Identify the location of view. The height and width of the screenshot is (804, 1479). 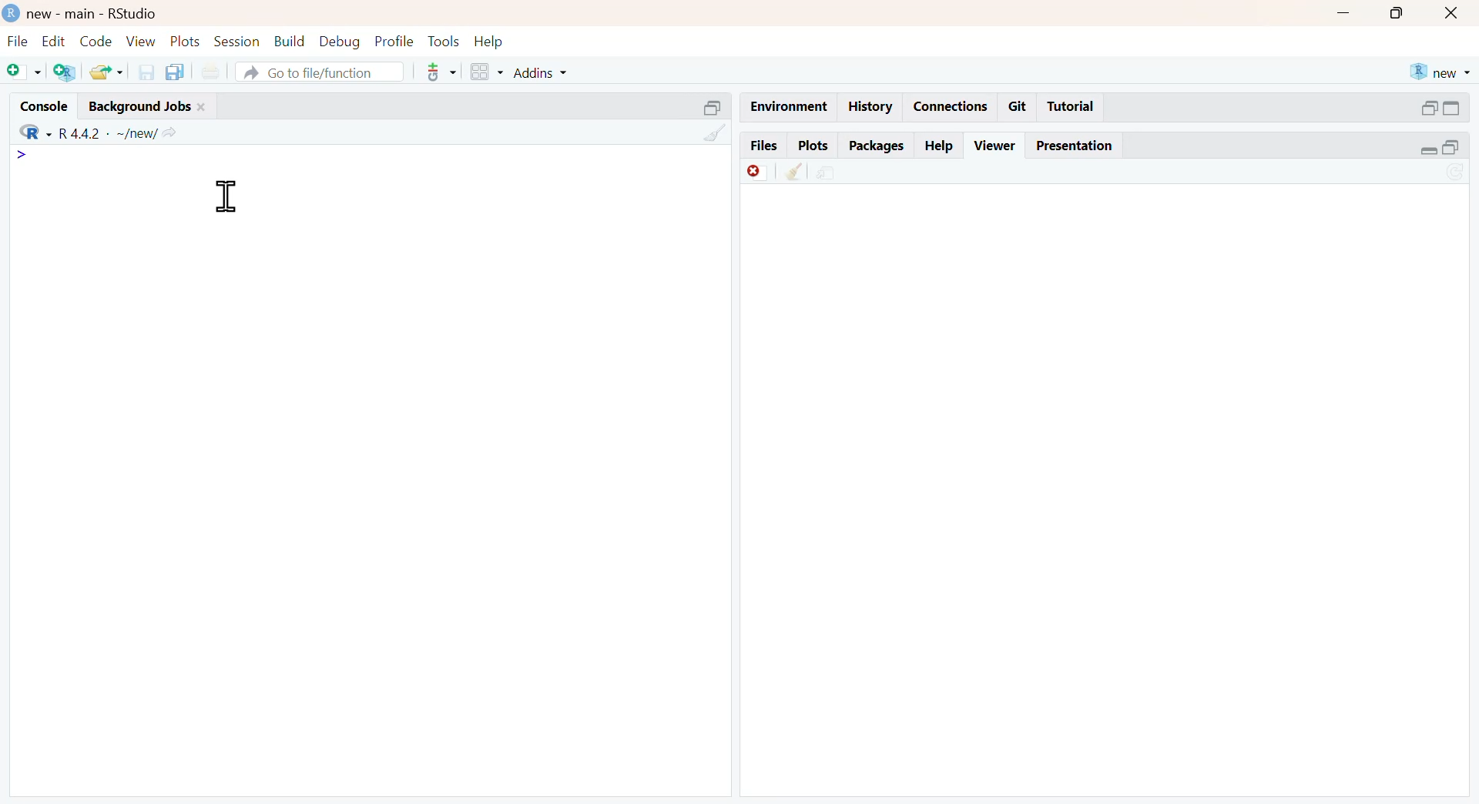
(142, 40).